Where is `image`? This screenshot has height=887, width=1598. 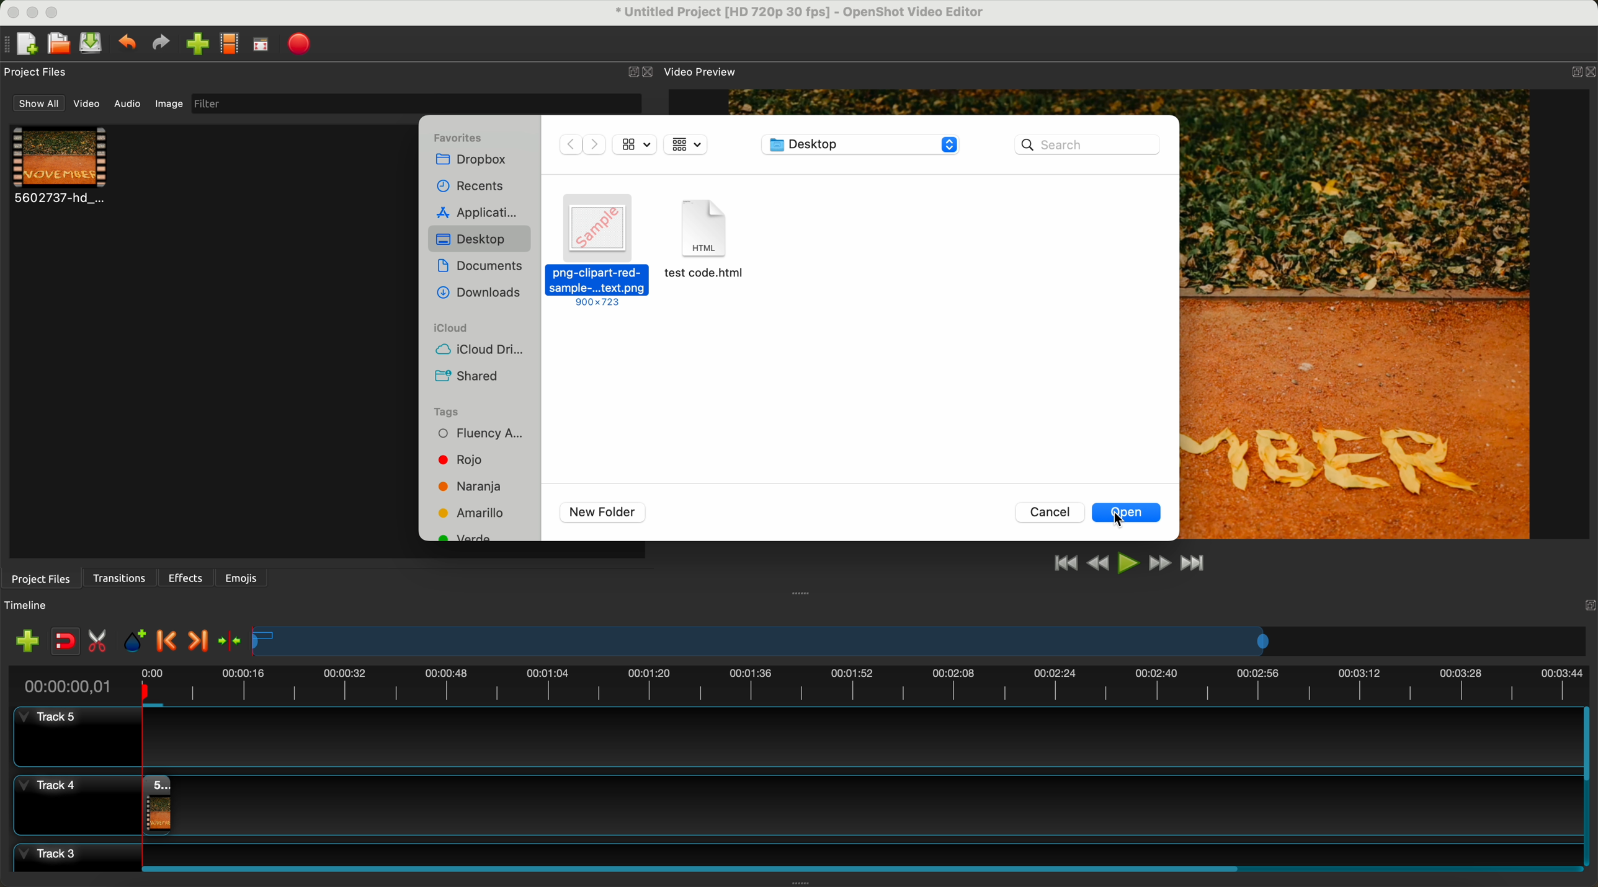 image is located at coordinates (167, 105).